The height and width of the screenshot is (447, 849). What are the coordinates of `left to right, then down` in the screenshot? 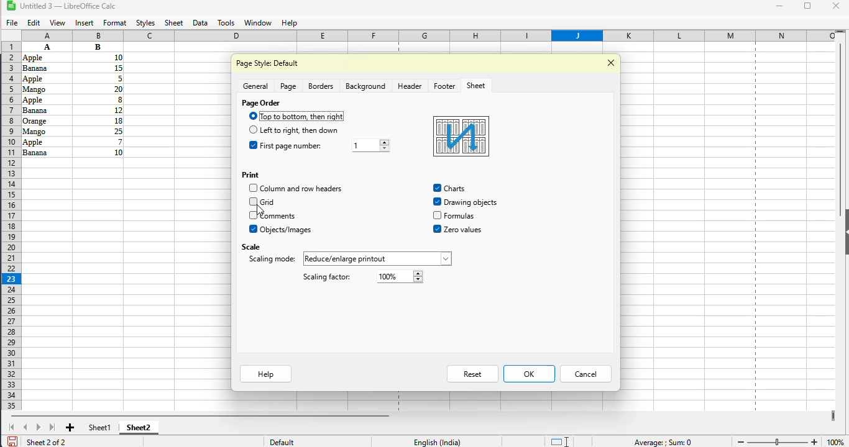 It's located at (300, 130).